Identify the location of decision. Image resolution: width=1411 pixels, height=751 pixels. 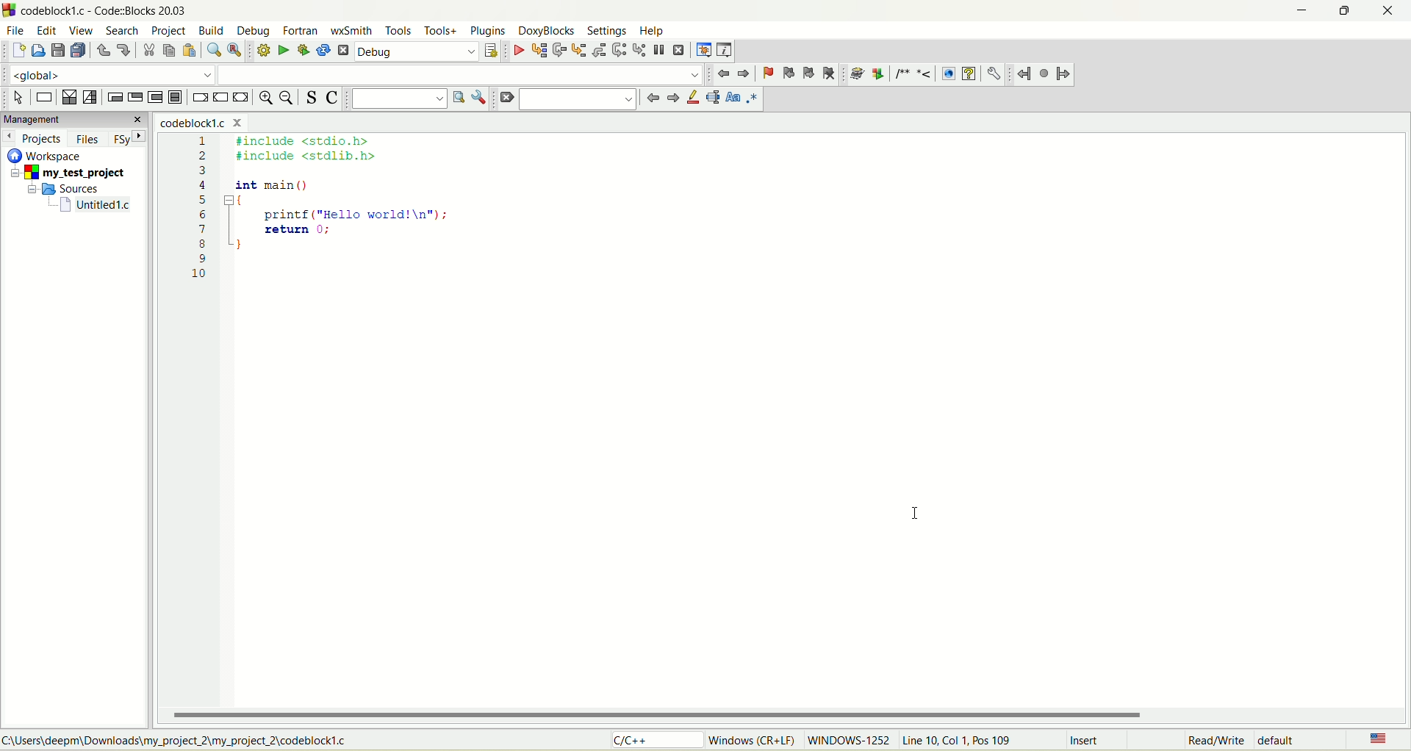
(68, 98).